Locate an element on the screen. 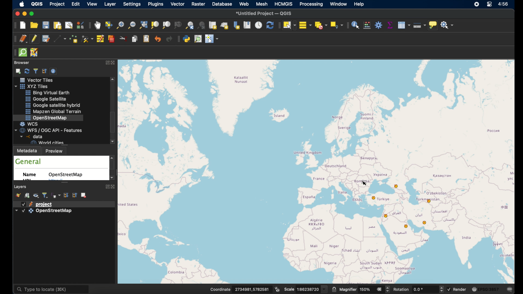 This screenshot has height=294, width=523. rotation is located at coordinates (402, 289).